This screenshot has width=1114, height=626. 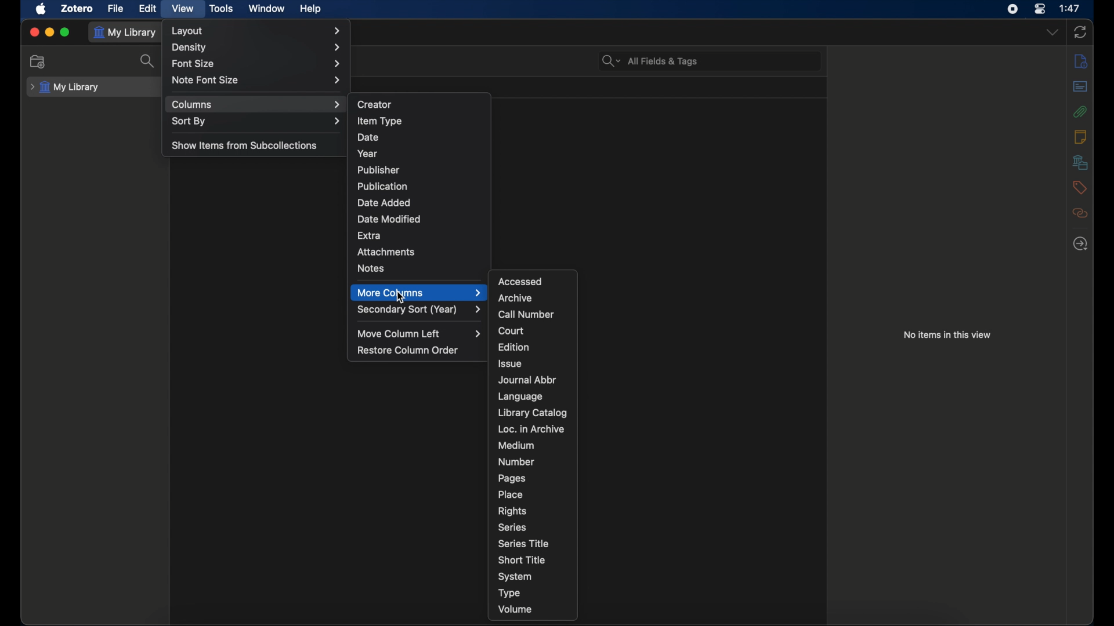 I want to click on tools, so click(x=220, y=8).